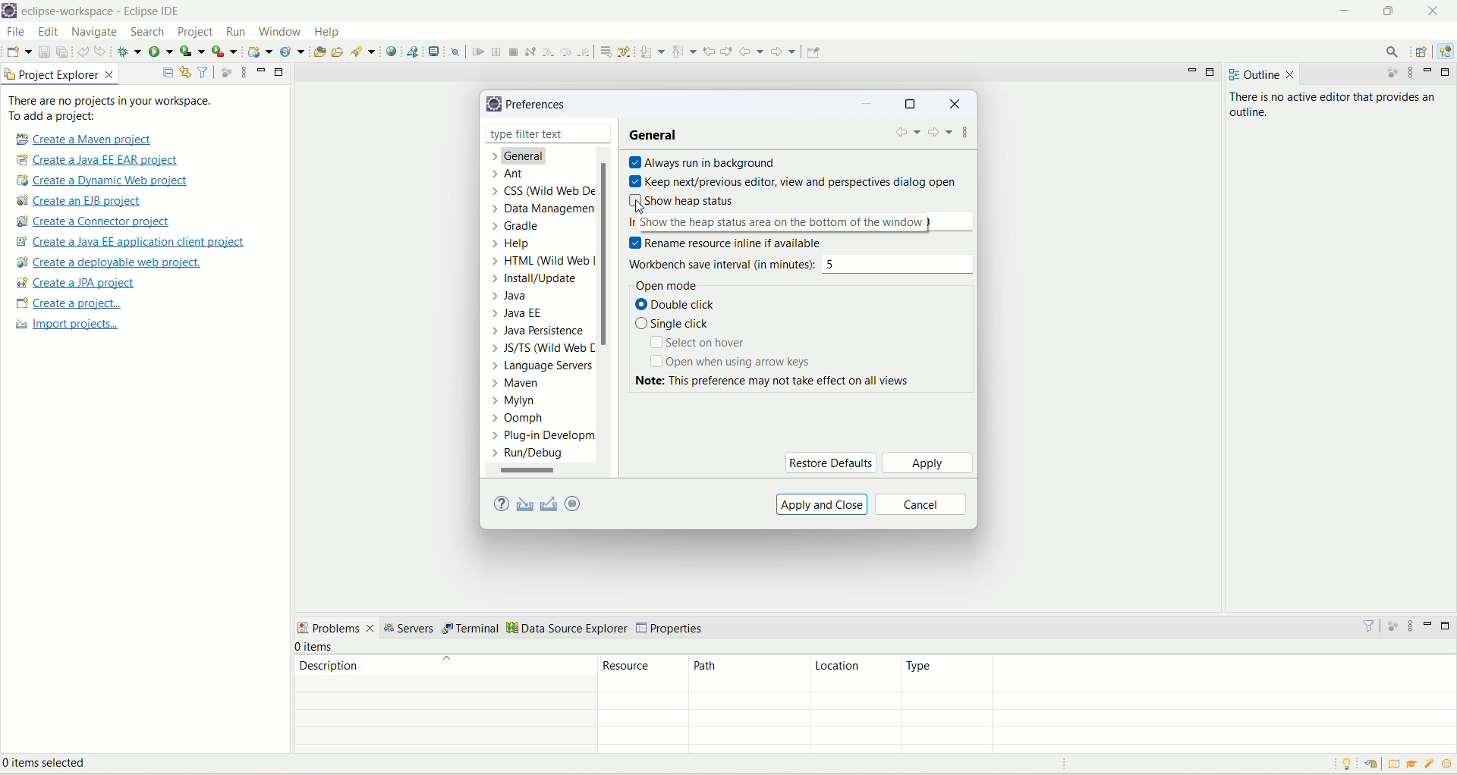  I want to click on view menu, so click(1410, 626).